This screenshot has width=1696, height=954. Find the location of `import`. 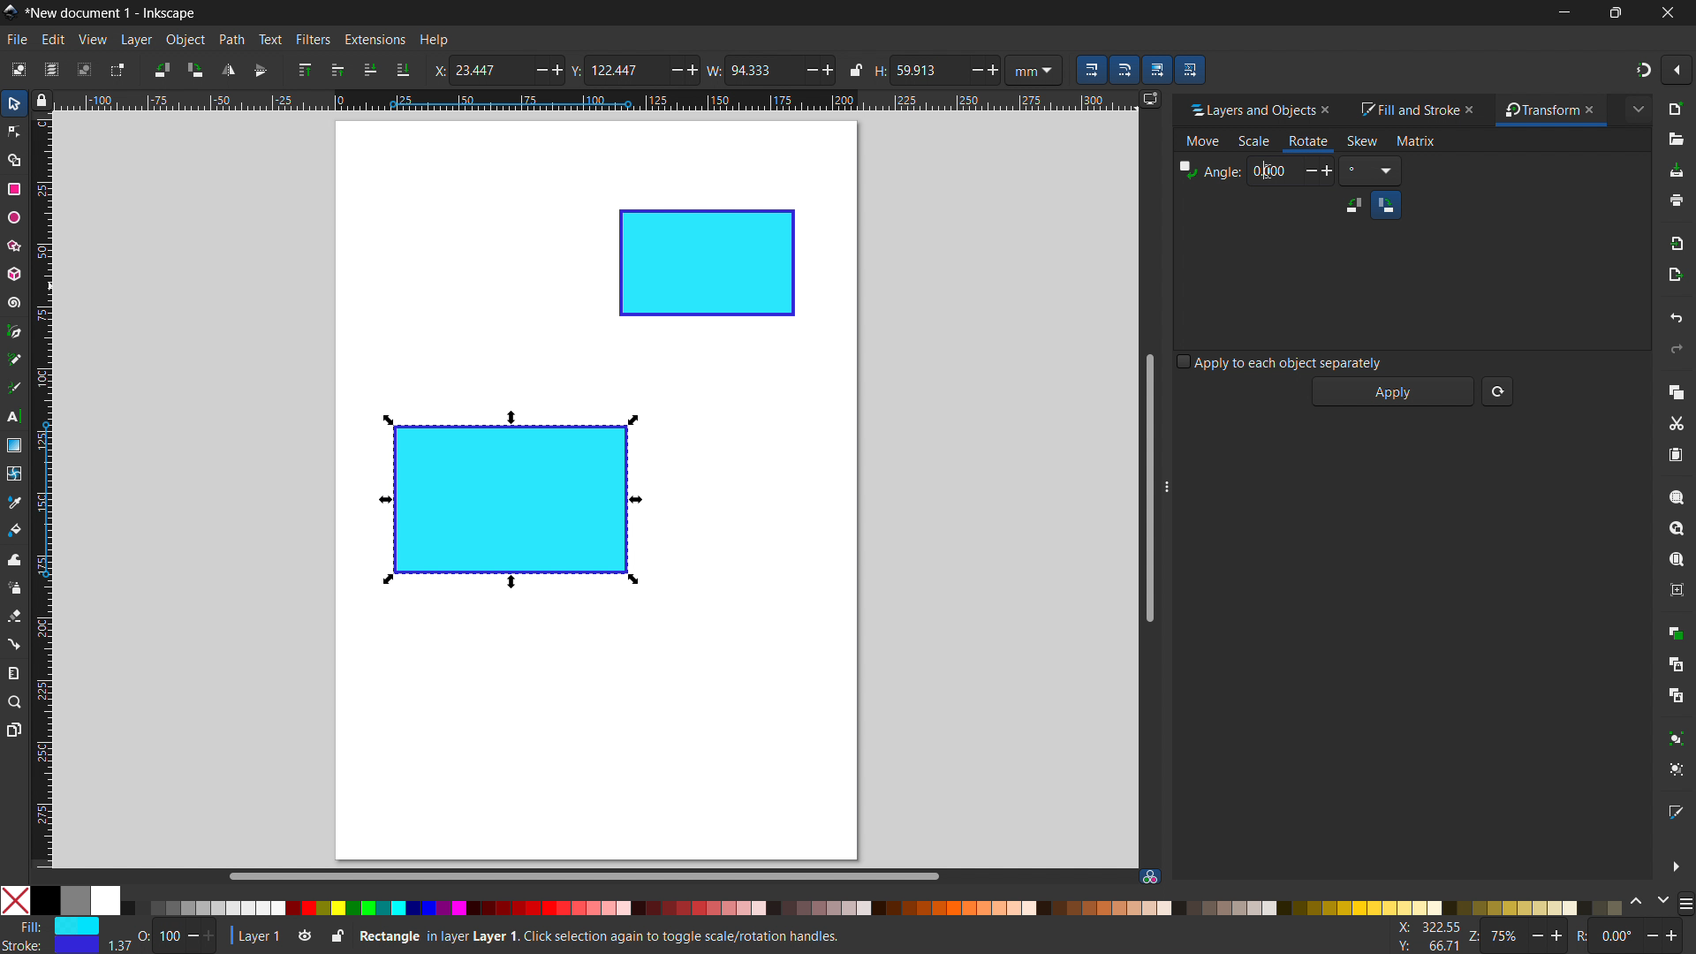

import is located at coordinates (1678, 242).